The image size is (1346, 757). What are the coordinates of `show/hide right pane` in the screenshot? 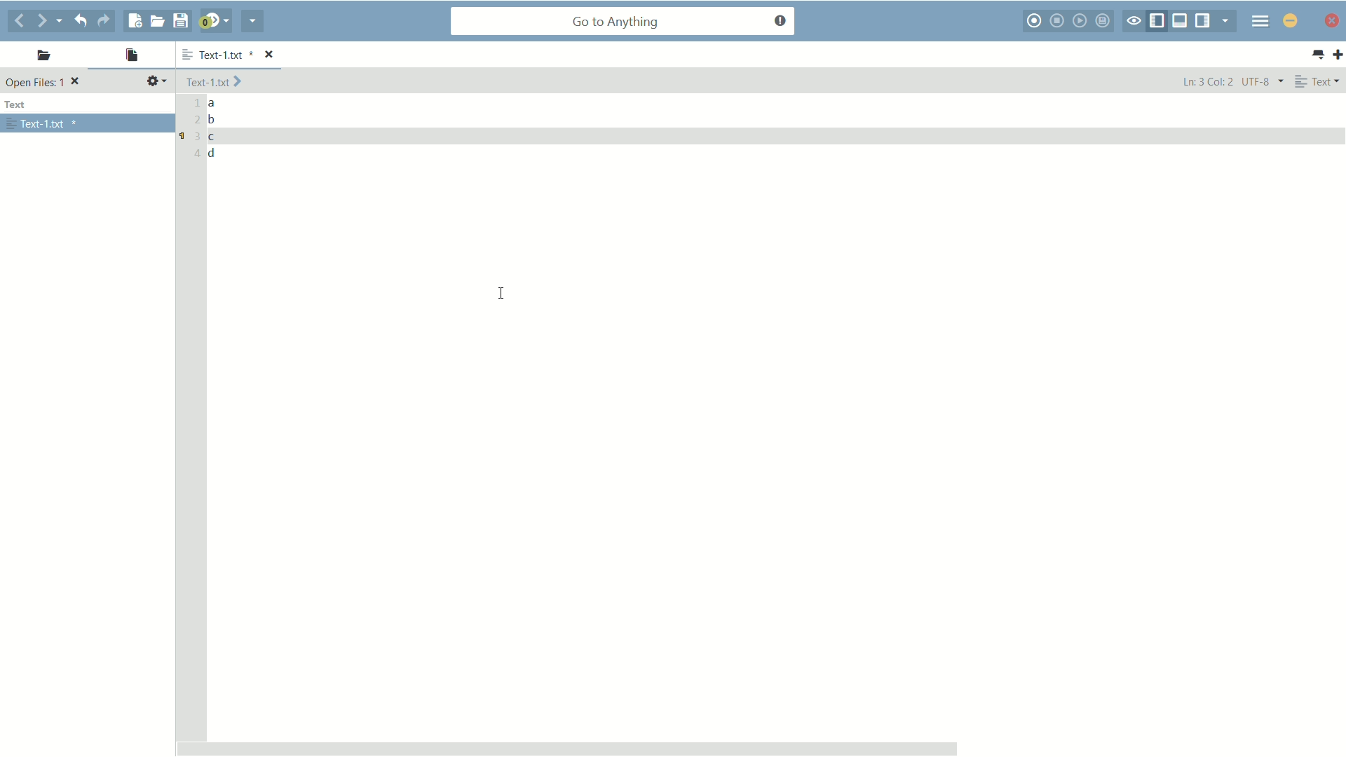 It's located at (1204, 20).